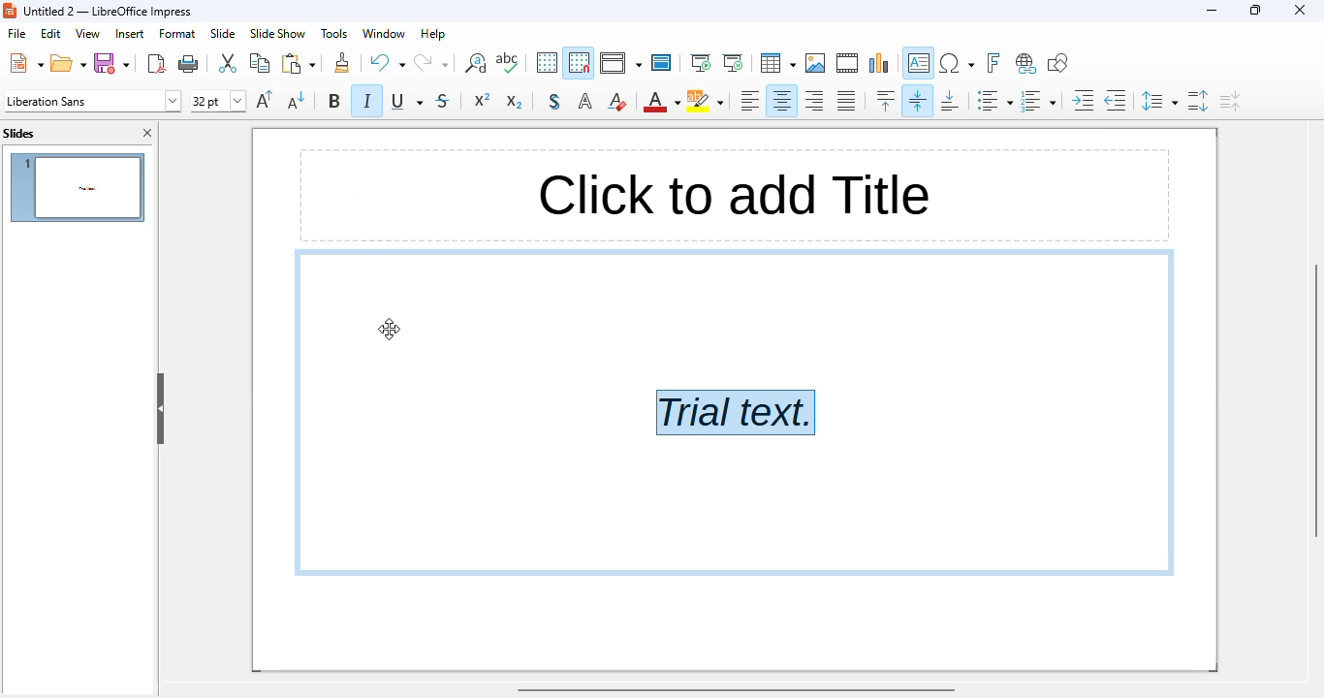  Describe the element at coordinates (482, 100) in the screenshot. I see `superscript` at that location.